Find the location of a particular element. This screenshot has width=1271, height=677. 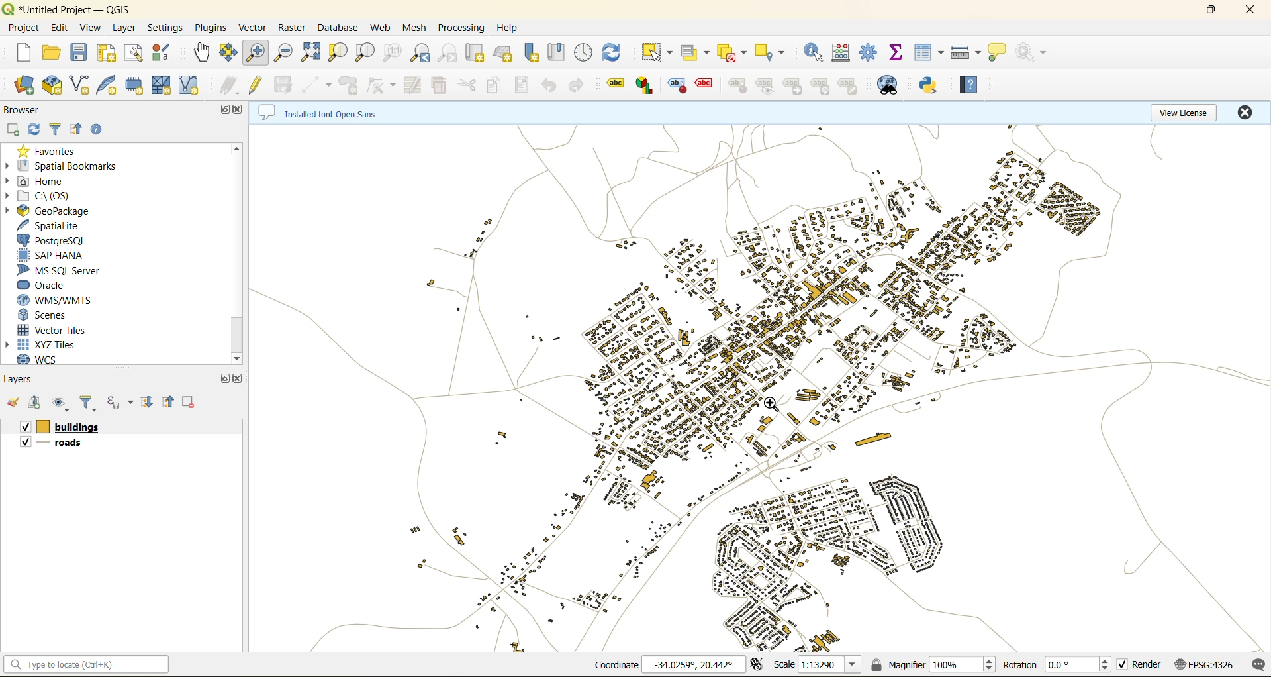

layer is located at coordinates (124, 27).